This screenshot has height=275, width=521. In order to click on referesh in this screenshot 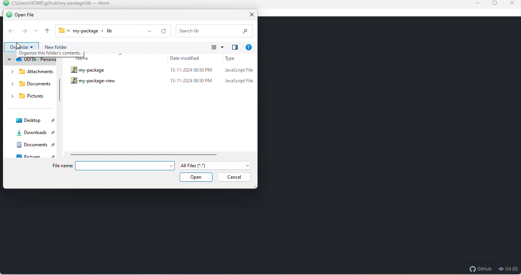, I will do `click(164, 32)`.